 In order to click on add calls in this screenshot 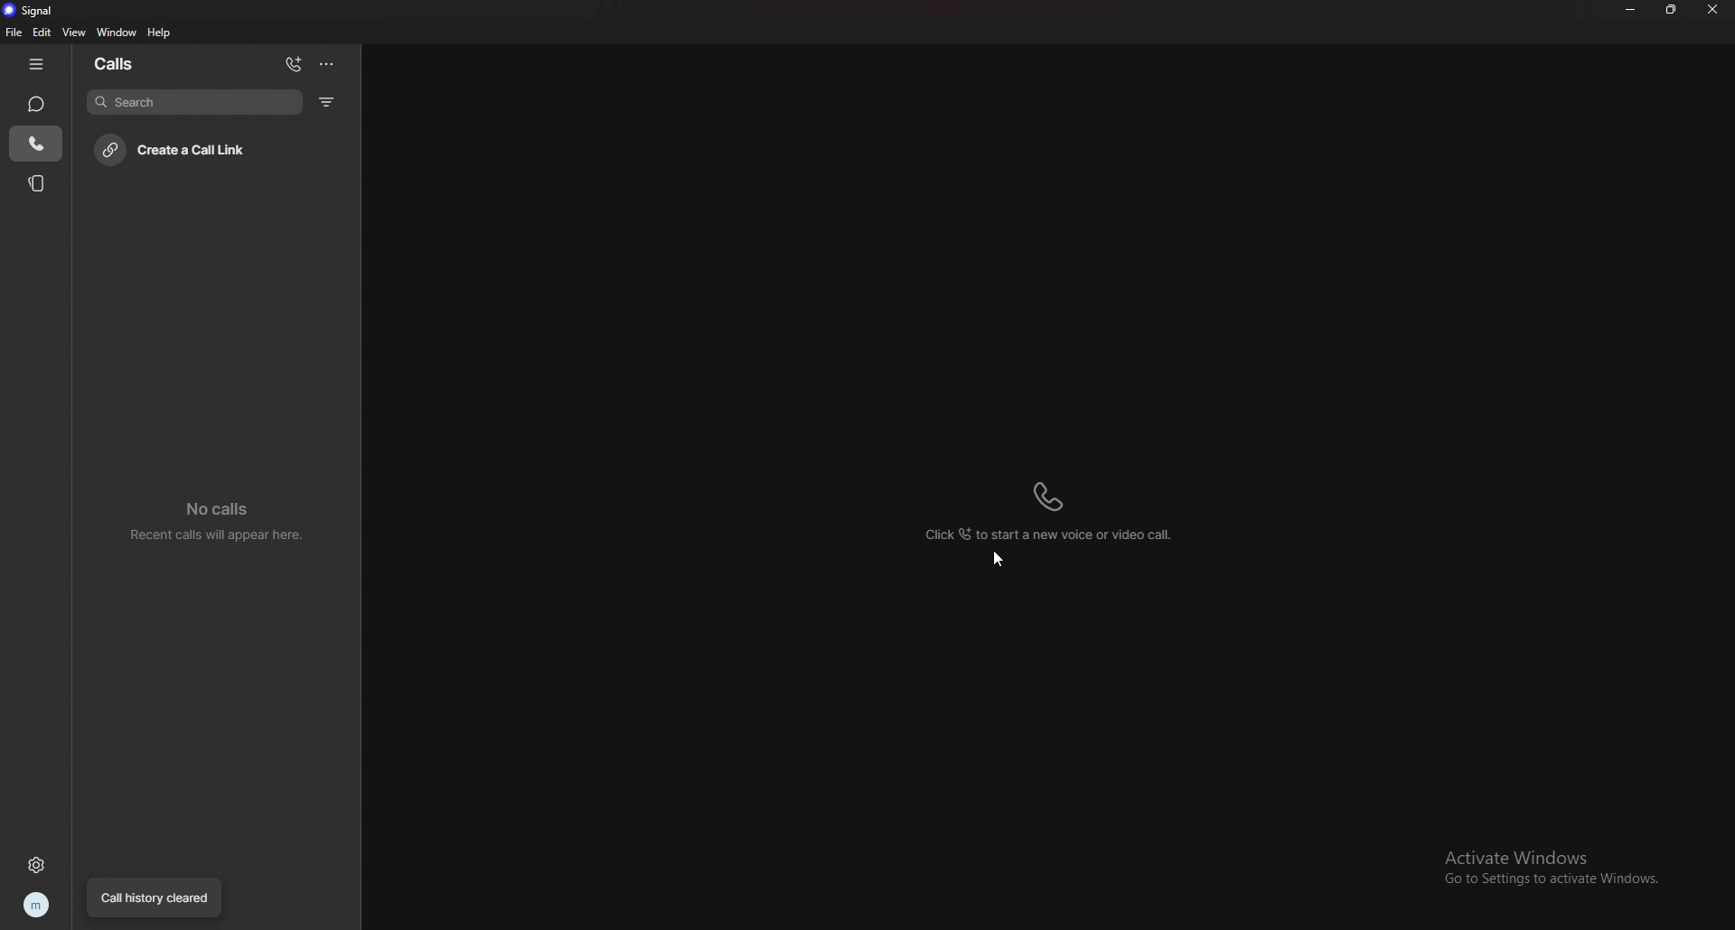, I will do `click(294, 63)`.